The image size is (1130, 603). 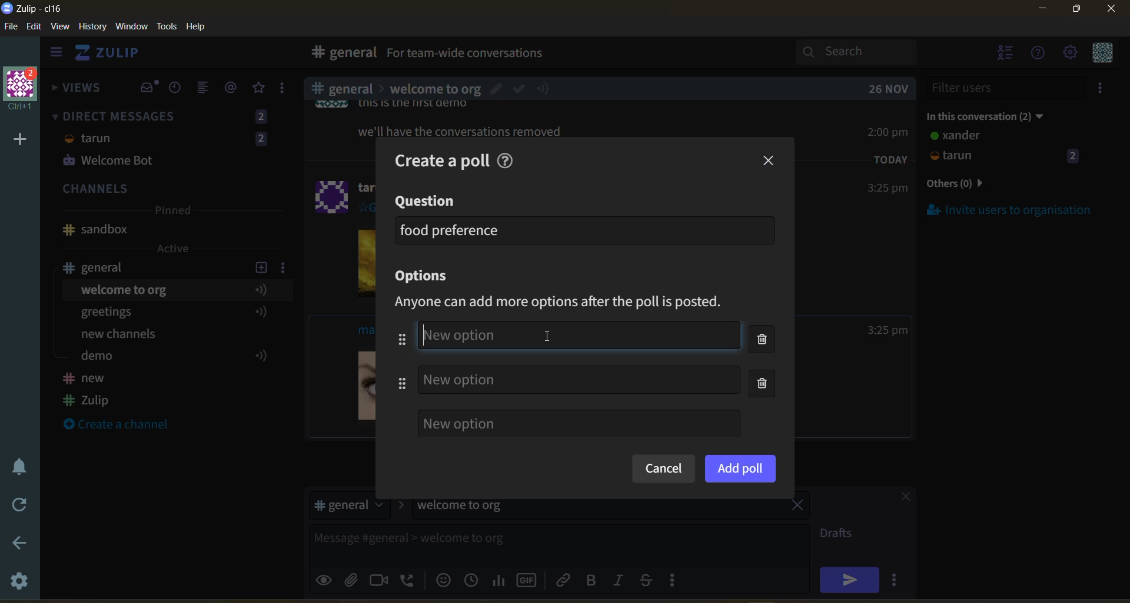 I want to click on hide side bar, so click(x=56, y=55).